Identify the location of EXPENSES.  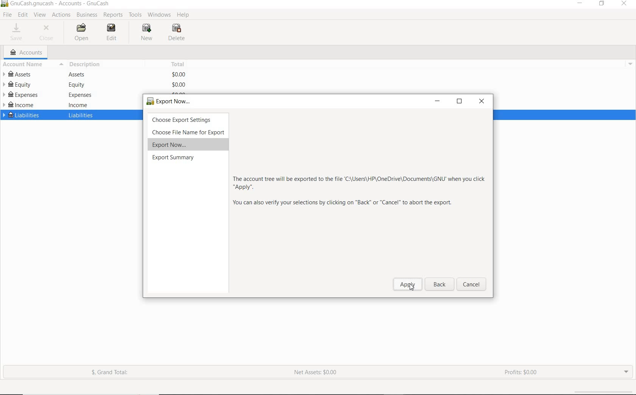
(20, 94).